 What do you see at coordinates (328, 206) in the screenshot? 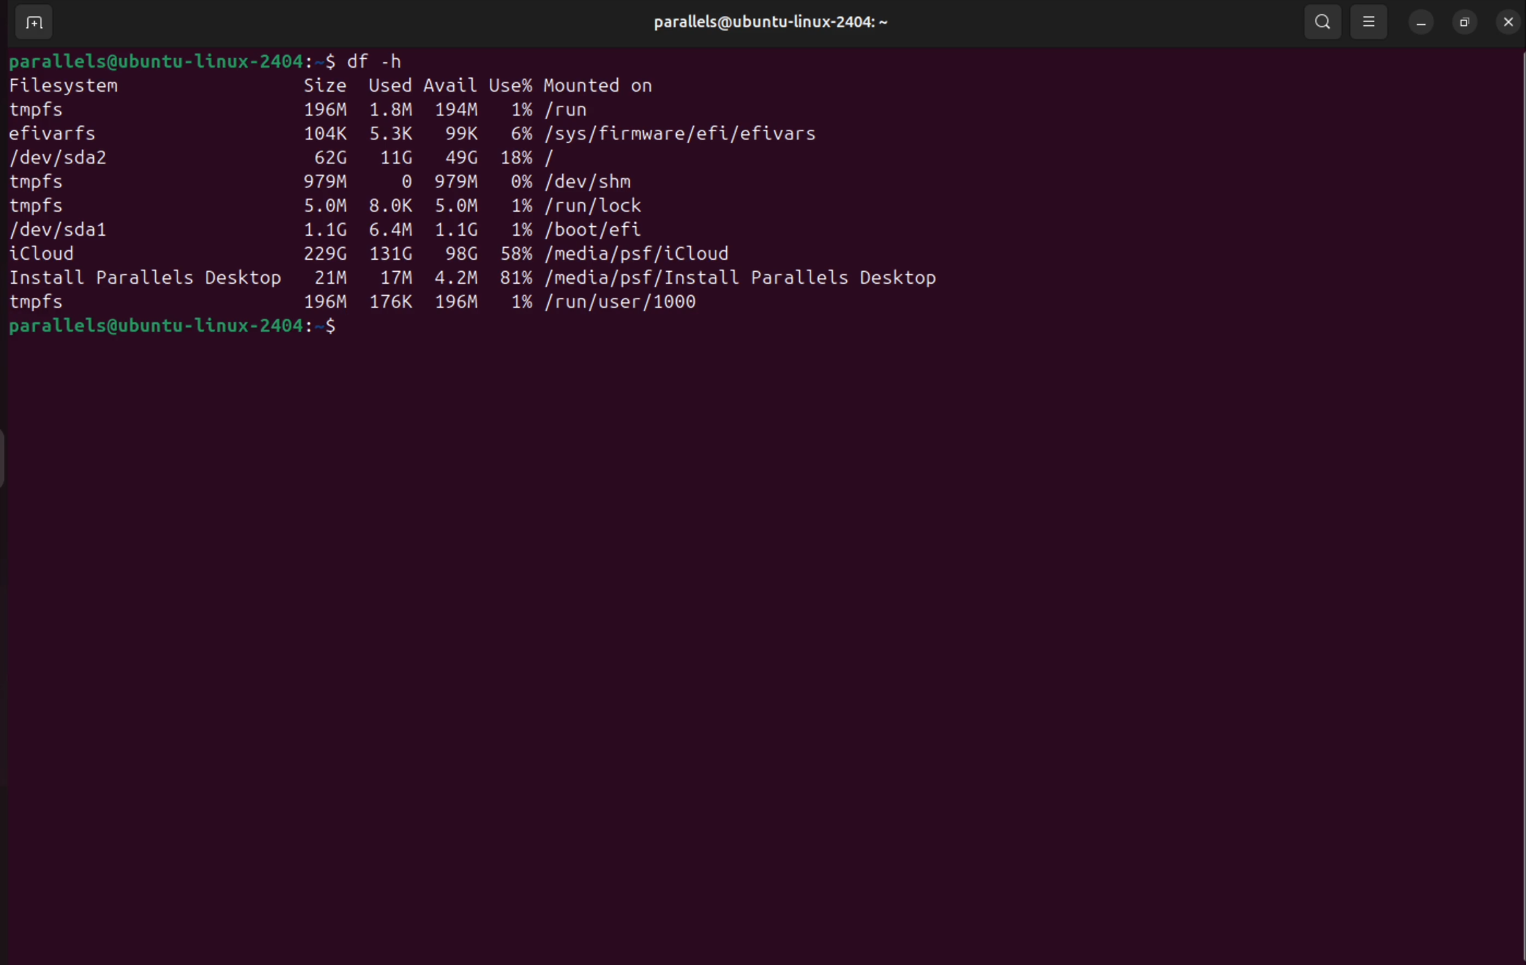
I see `5.om` at bounding box center [328, 206].